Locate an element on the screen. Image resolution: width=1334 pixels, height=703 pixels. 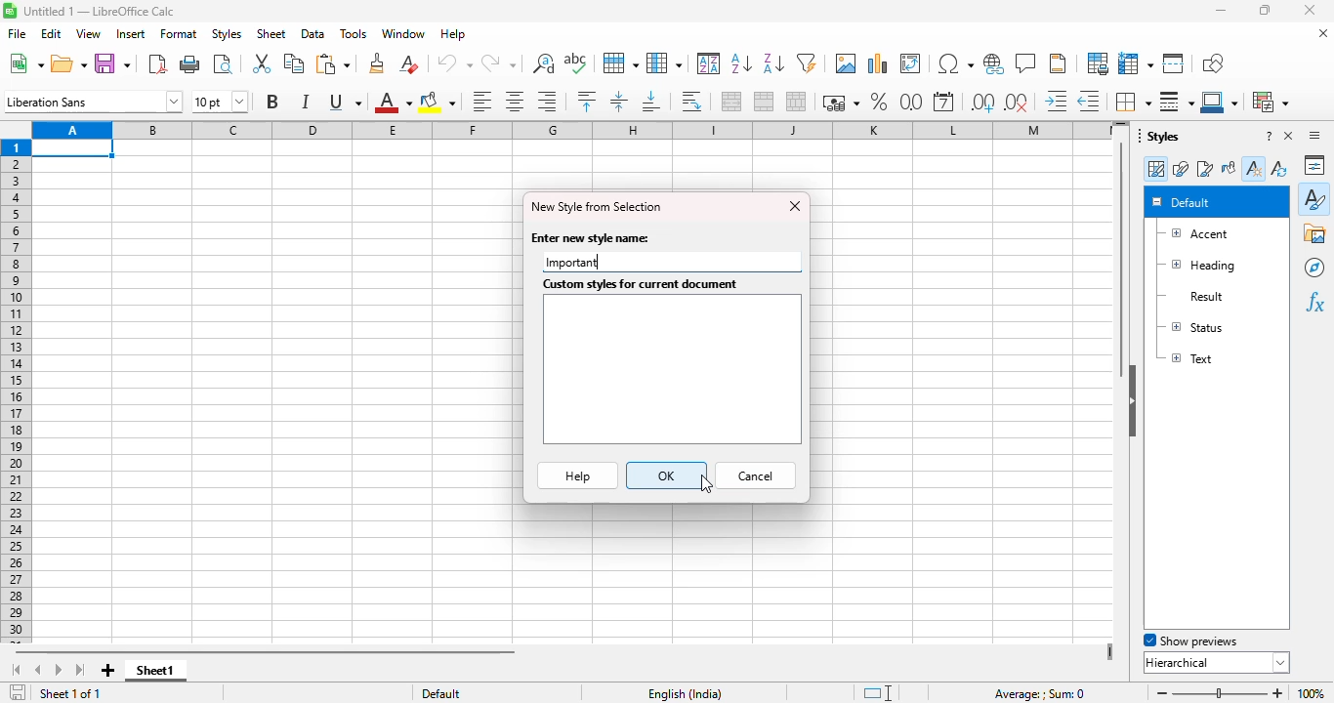
OK is located at coordinates (667, 476).